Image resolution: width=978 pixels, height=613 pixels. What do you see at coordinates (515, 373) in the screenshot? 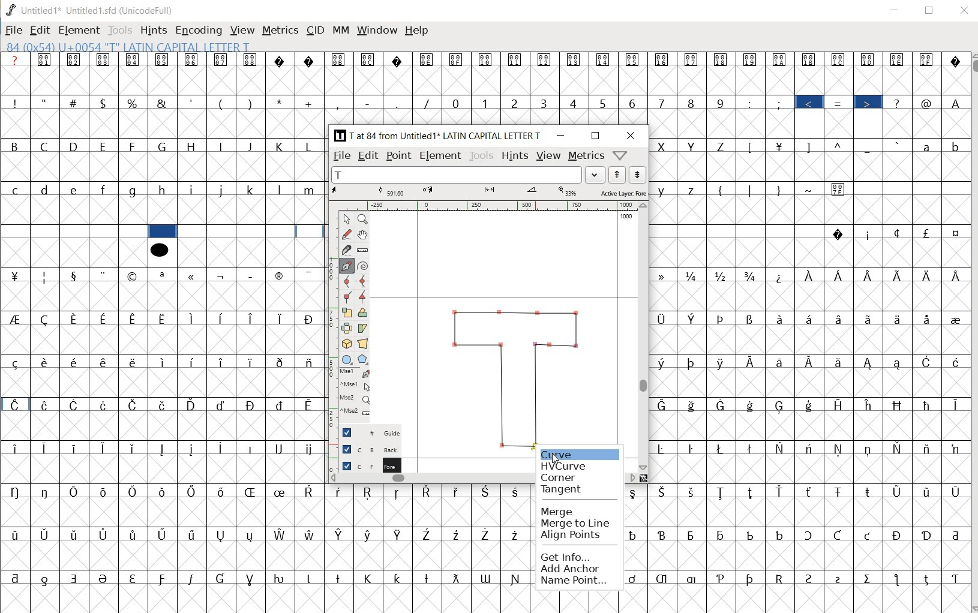
I see `glyph letter T` at bounding box center [515, 373].